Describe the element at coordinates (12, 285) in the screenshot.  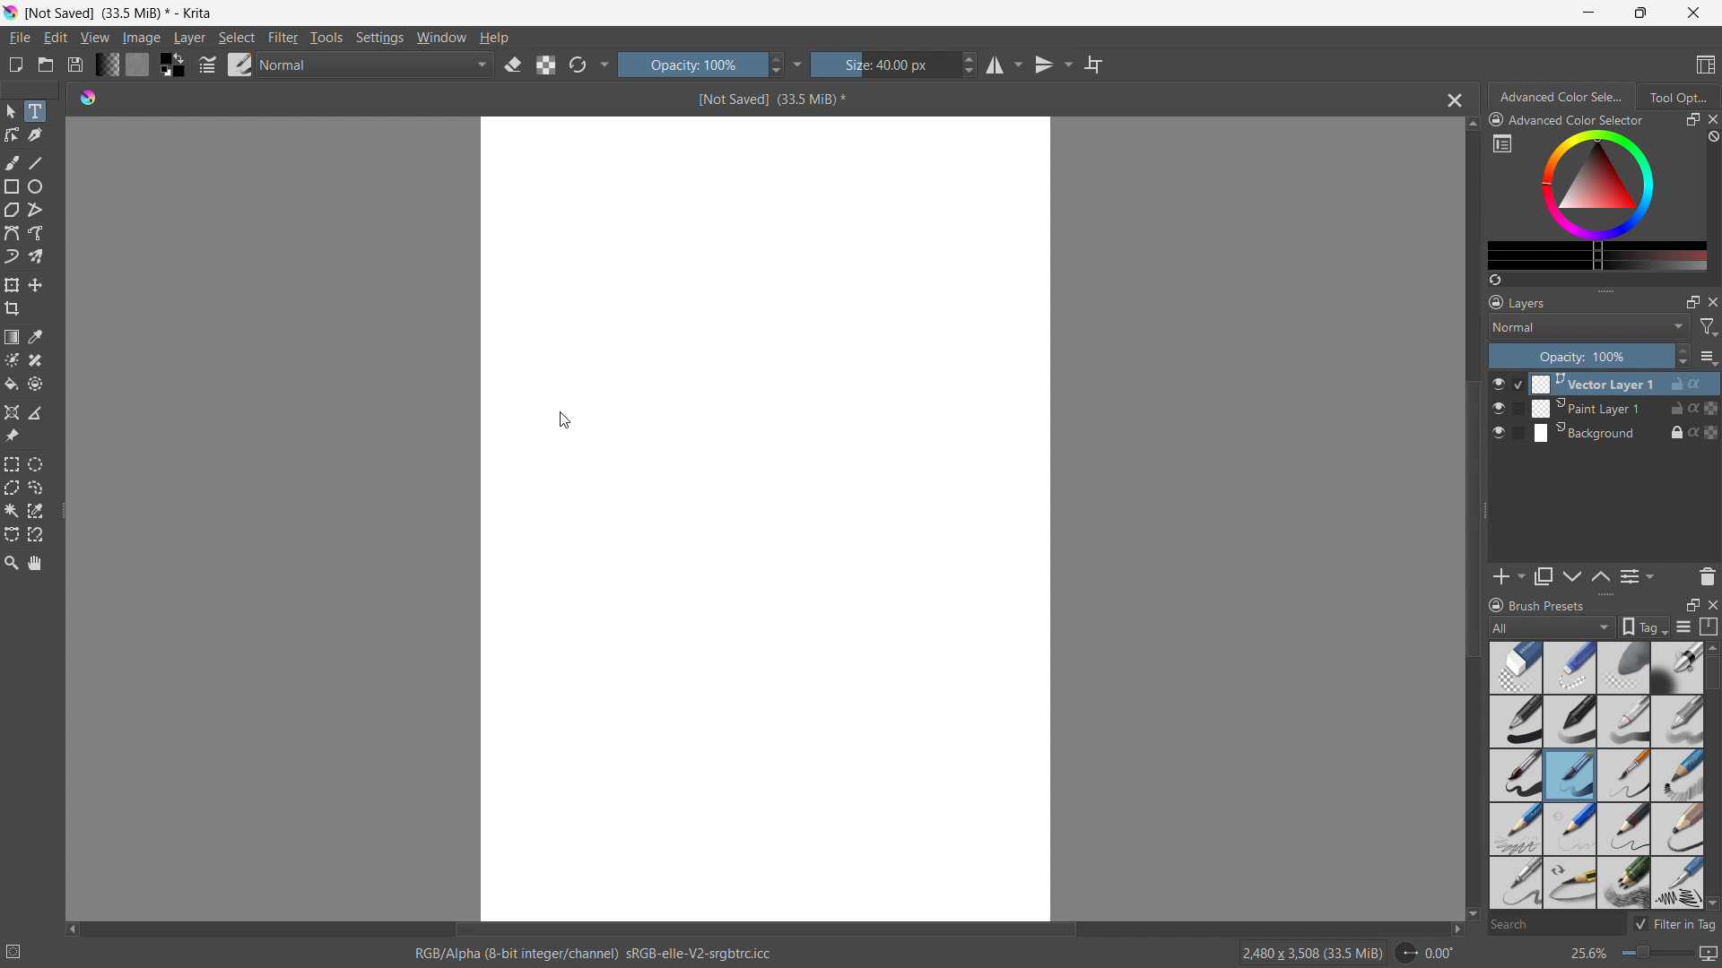
I see `transform a layer or selection` at that location.